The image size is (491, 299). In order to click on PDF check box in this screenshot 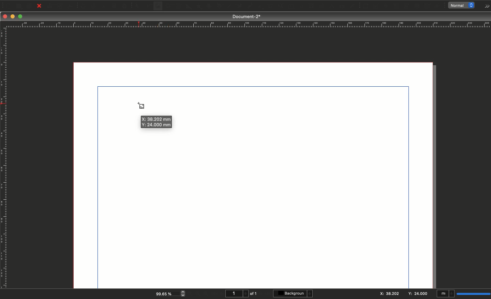, I will do `click(376, 6)`.